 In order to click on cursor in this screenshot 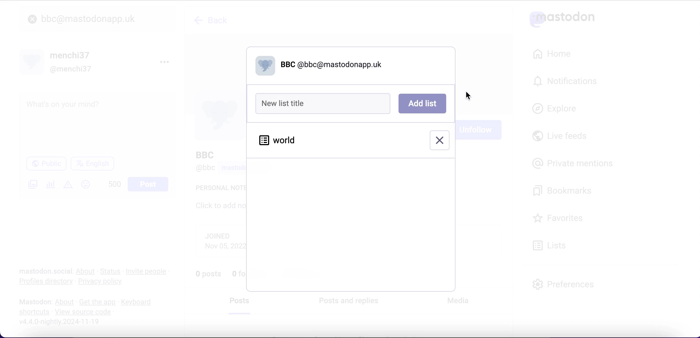, I will do `click(468, 95)`.